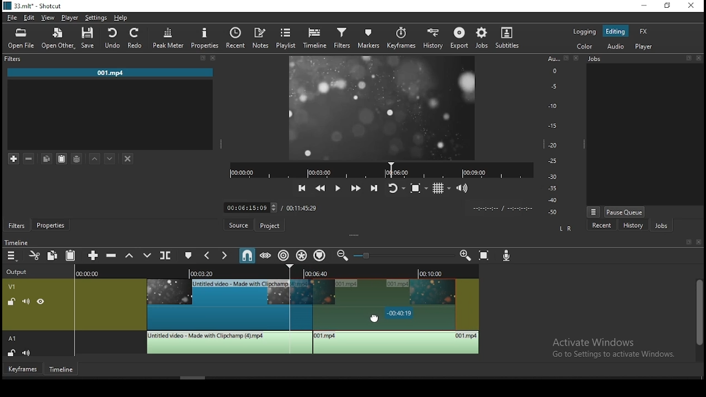 Image resolution: width=706 pixels, height=397 pixels. Describe the element at coordinates (276, 272) in the screenshot. I see `timestamps` at that location.